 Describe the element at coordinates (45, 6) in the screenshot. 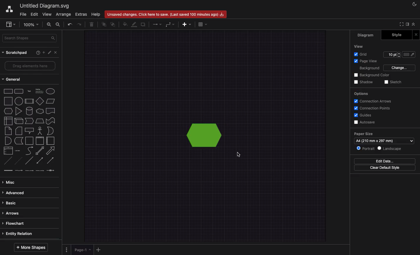

I see `Untitled diagram.svg` at that location.